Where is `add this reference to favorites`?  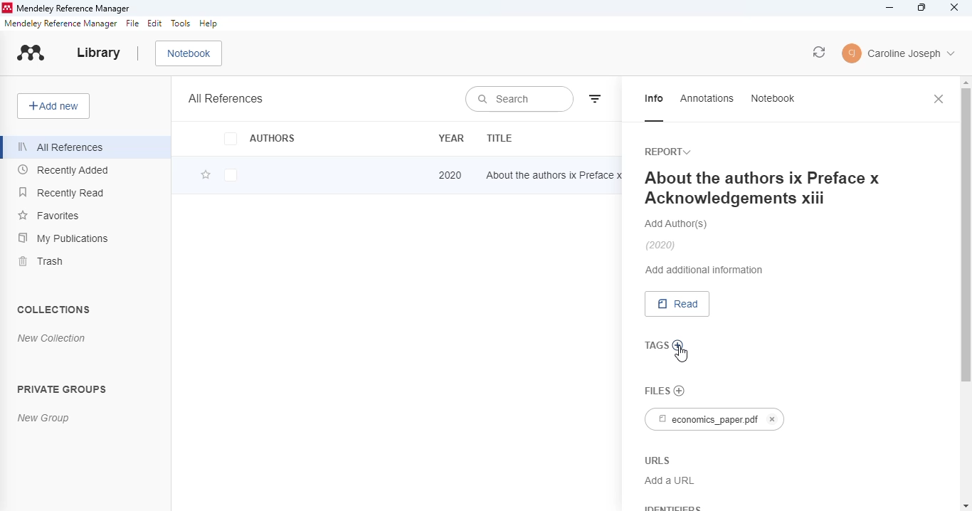 add this reference to favorites is located at coordinates (206, 175).